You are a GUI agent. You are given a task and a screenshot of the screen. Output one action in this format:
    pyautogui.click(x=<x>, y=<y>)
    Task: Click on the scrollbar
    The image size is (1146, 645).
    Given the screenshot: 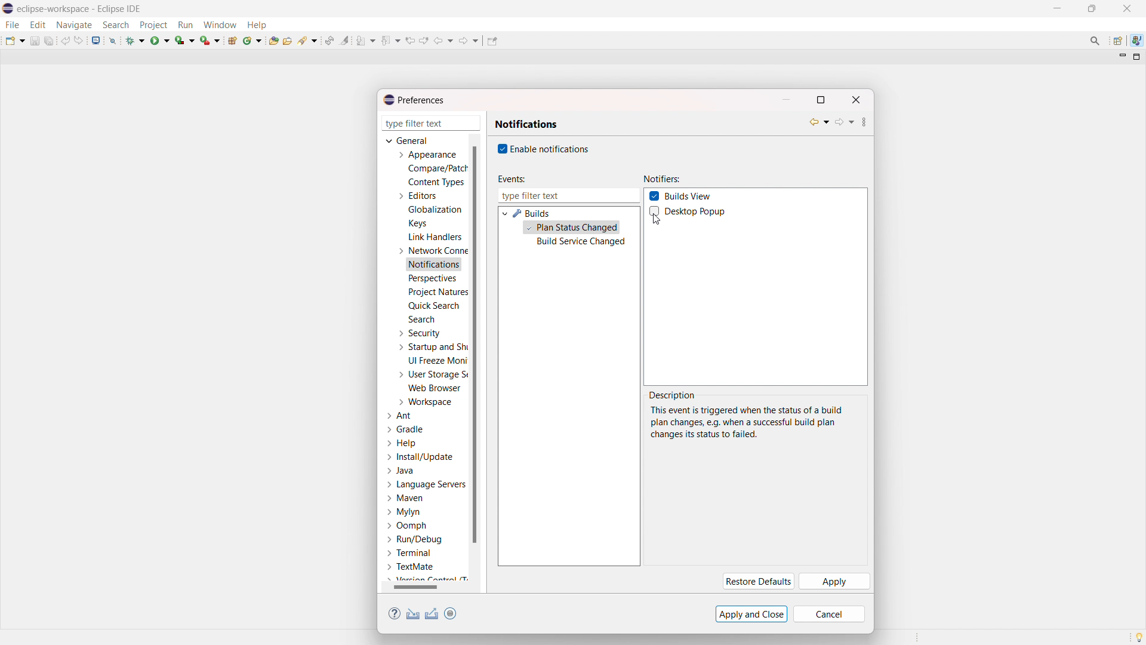 What is the action you would take?
    pyautogui.click(x=424, y=587)
    